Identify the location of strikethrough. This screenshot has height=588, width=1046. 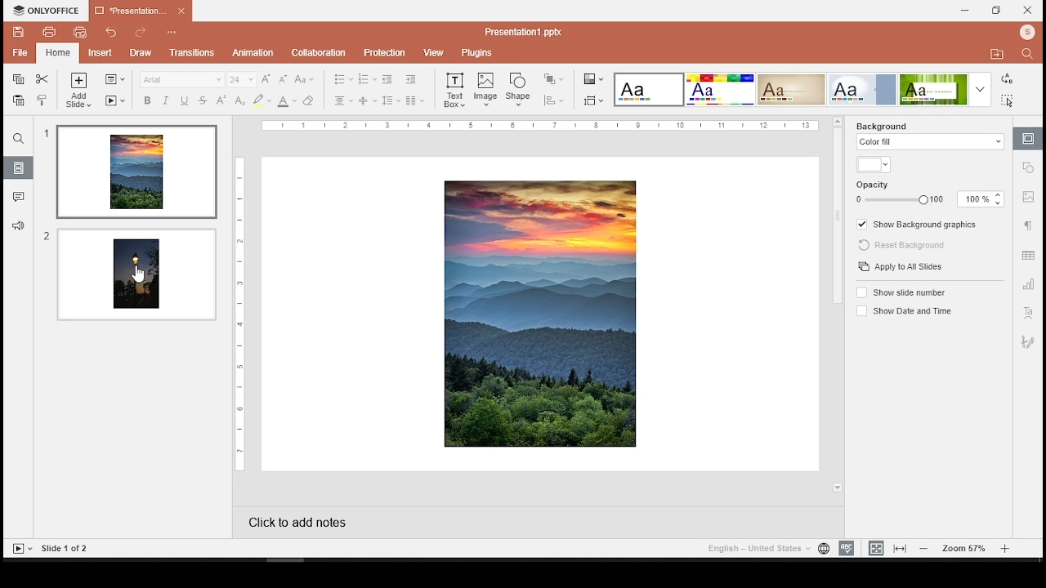
(203, 101).